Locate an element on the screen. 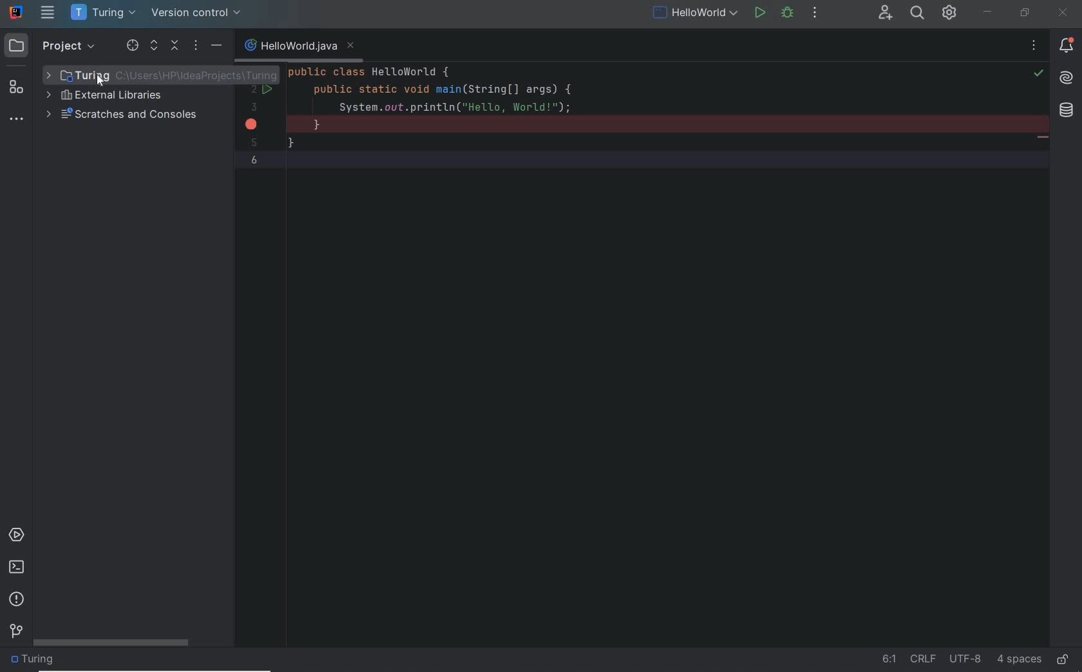 Image resolution: width=1082 pixels, height=672 pixels. hide is located at coordinates (217, 44).